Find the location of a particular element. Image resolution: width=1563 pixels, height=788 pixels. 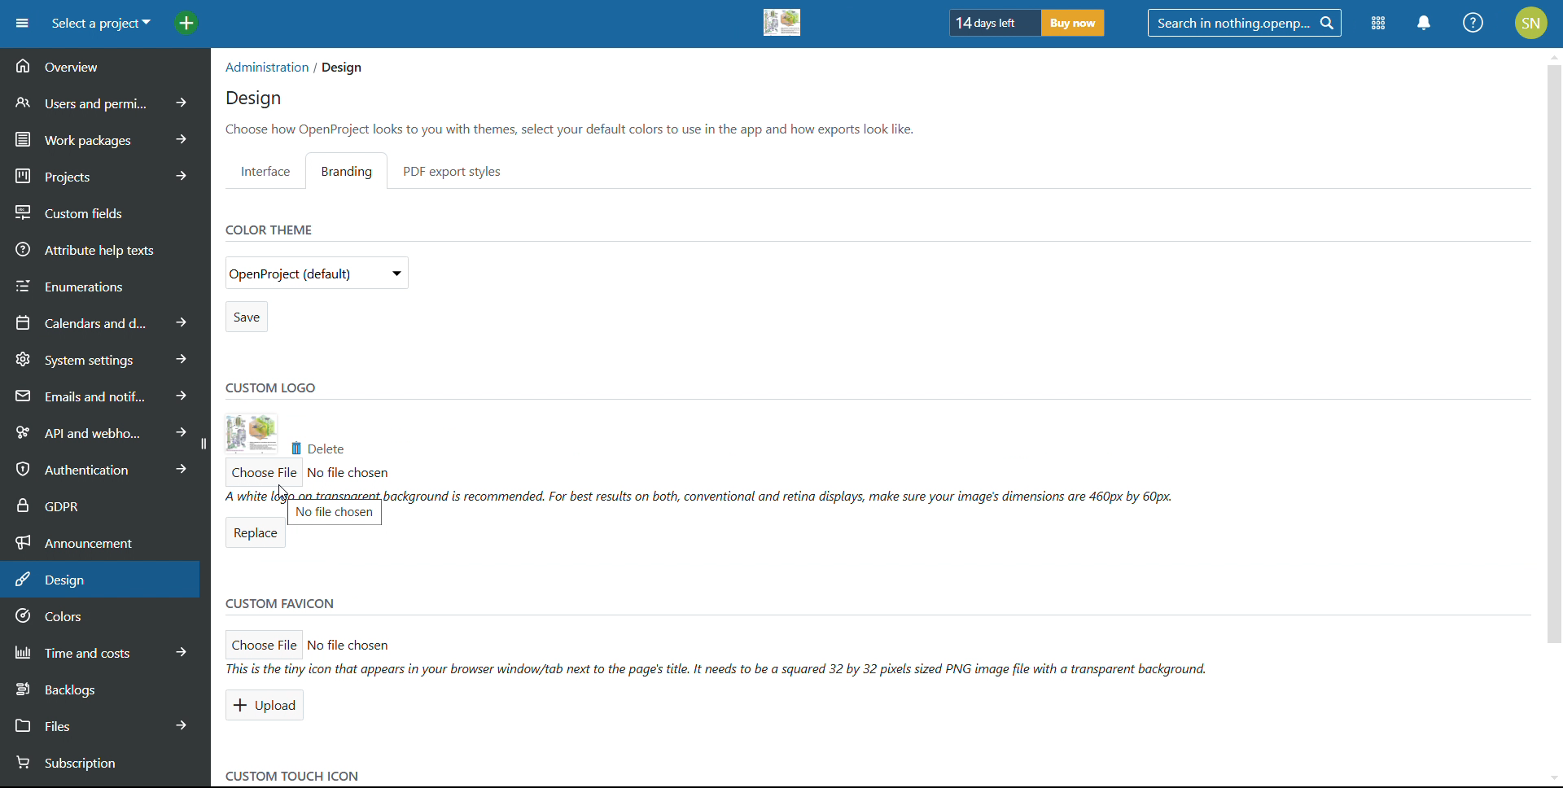

users and permissions is located at coordinates (107, 102).